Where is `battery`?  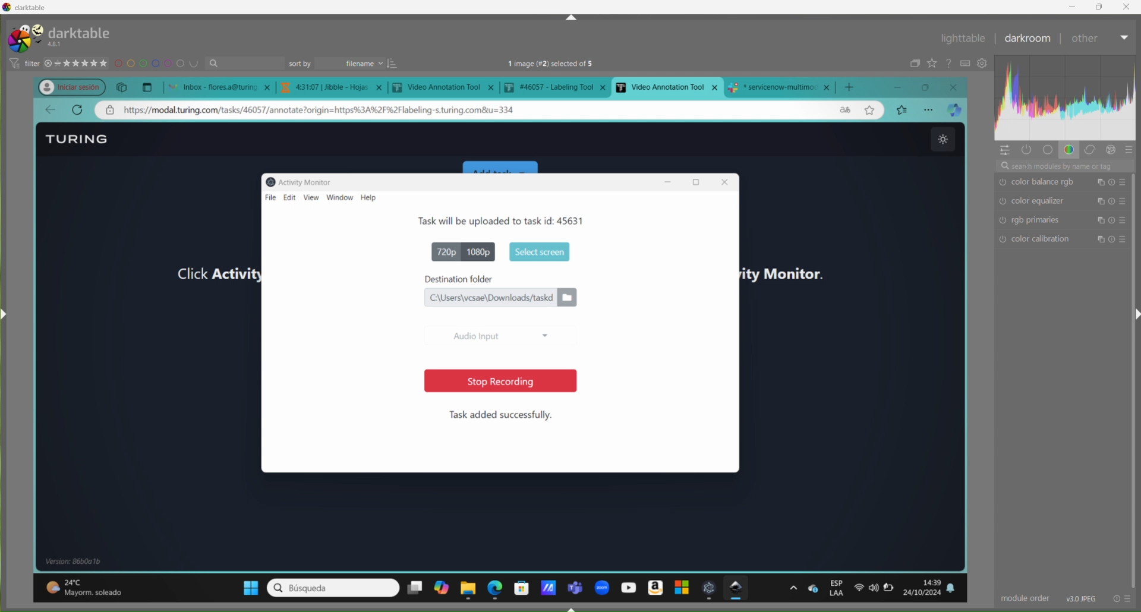
battery is located at coordinates (893, 591).